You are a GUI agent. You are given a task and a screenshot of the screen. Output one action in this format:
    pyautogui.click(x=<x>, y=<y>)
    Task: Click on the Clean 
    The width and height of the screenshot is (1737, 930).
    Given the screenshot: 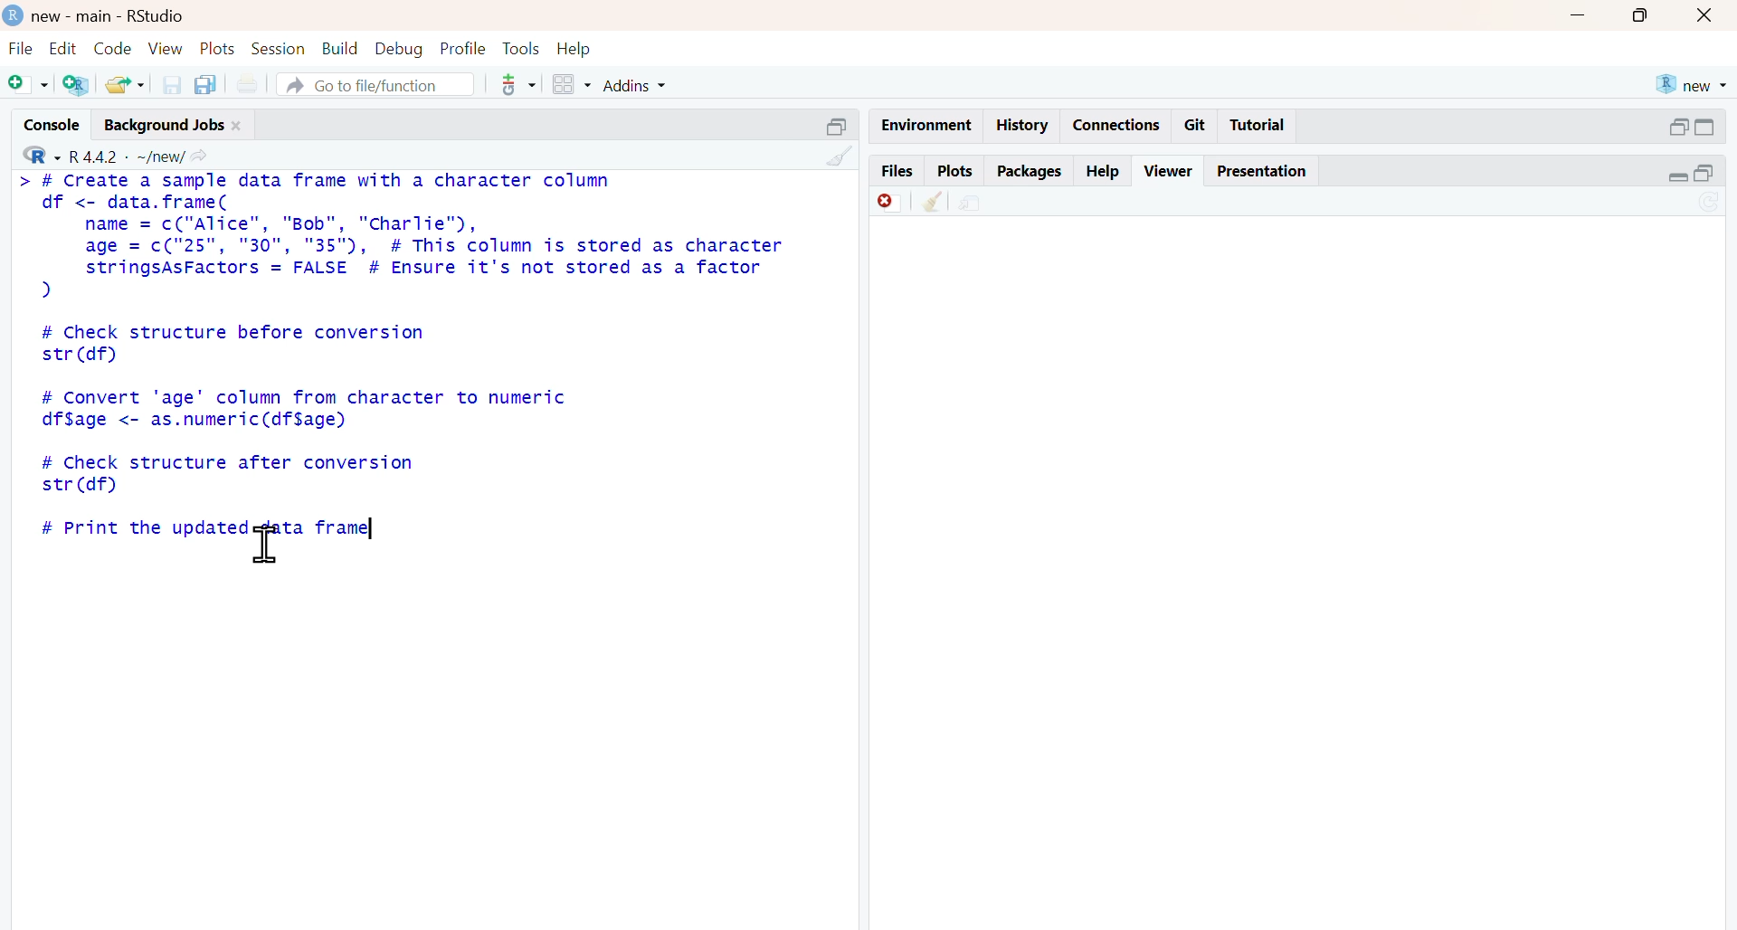 What is the action you would take?
    pyautogui.click(x=933, y=201)
    